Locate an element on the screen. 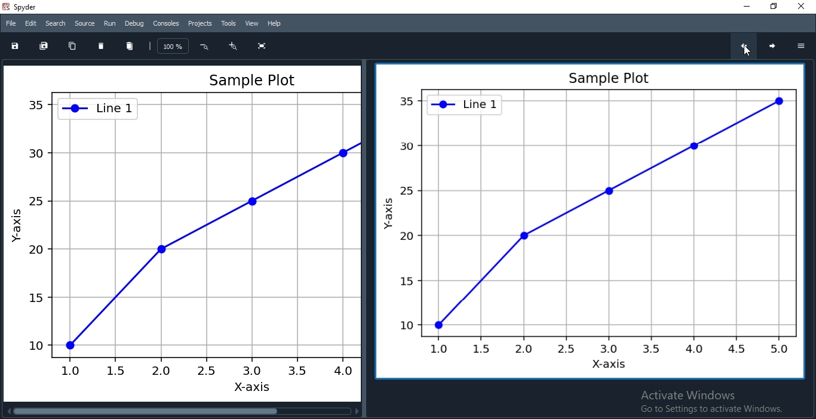 This screenshot has width=816, height=419. Restore is located at coordinates (772, 7).